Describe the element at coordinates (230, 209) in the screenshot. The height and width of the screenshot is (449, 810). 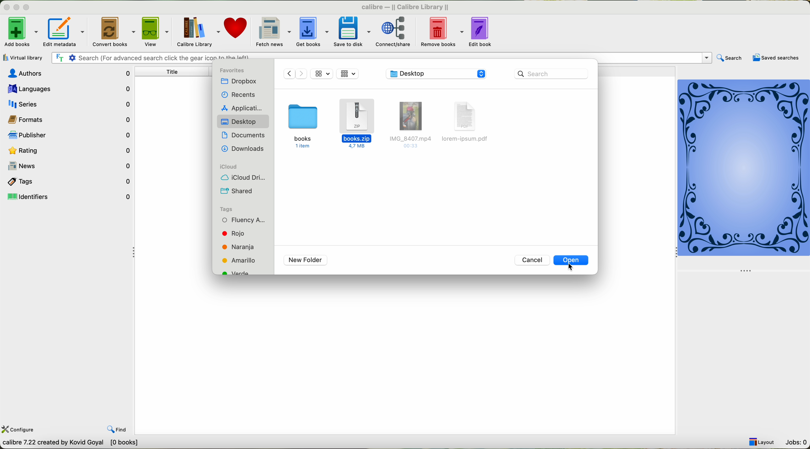
I see `tags` at that location.